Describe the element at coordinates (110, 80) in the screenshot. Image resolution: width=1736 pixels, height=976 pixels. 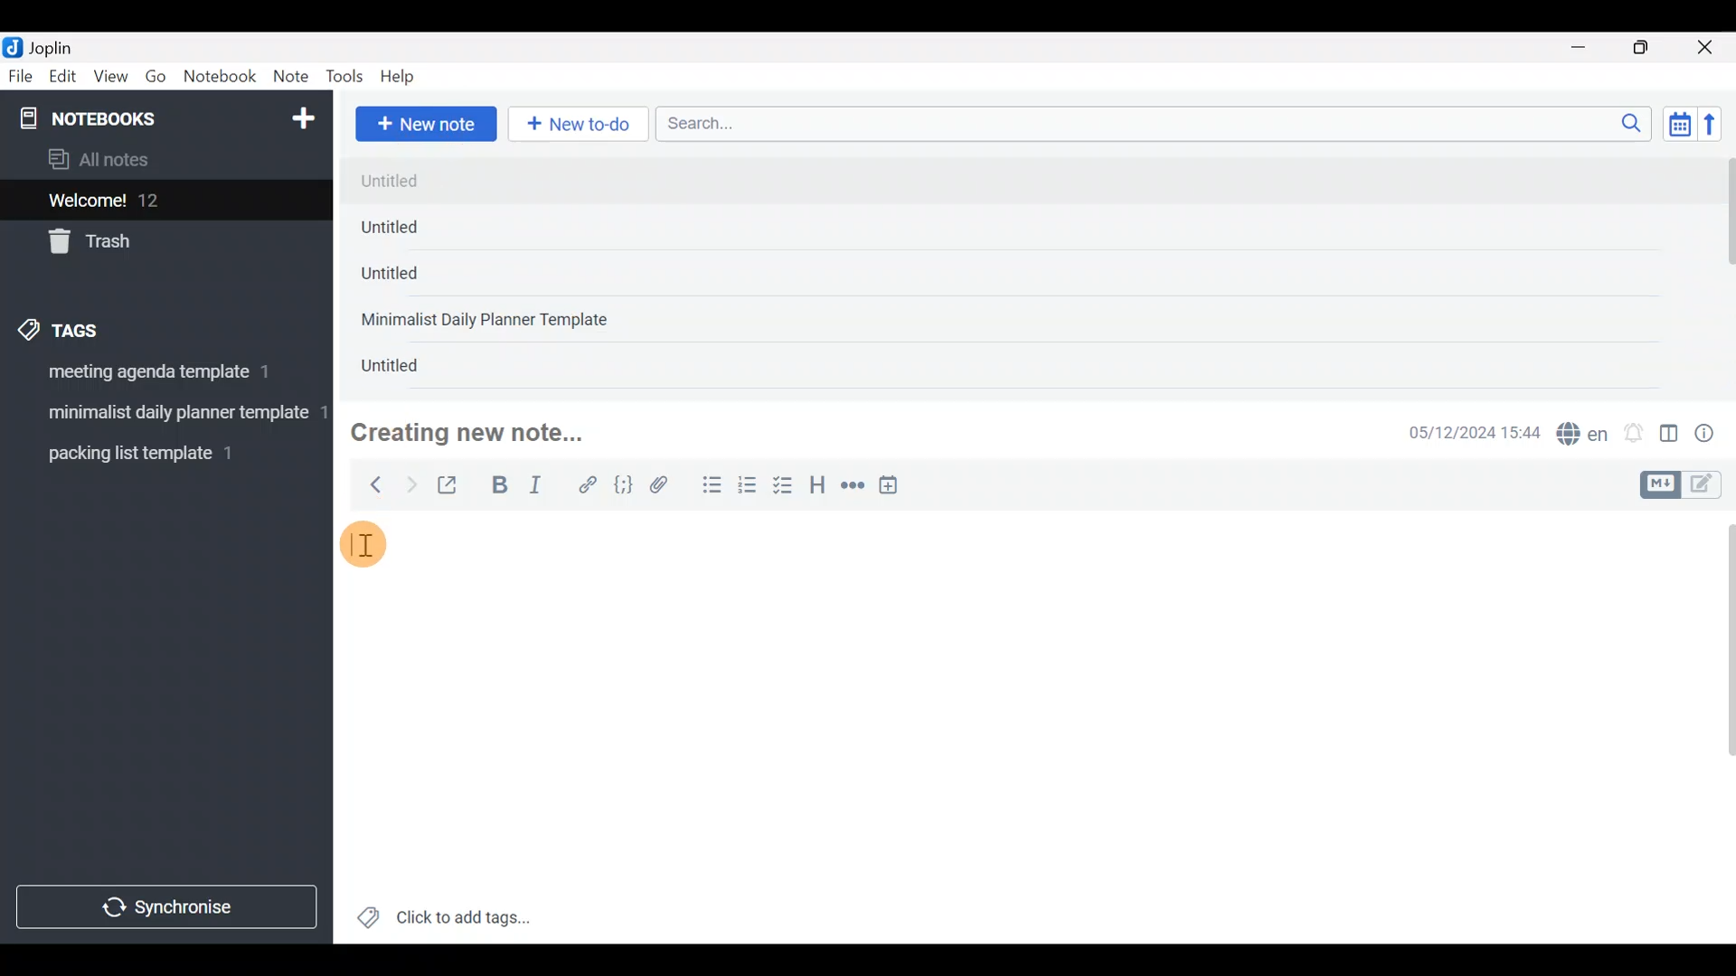
I see `View` at that location.